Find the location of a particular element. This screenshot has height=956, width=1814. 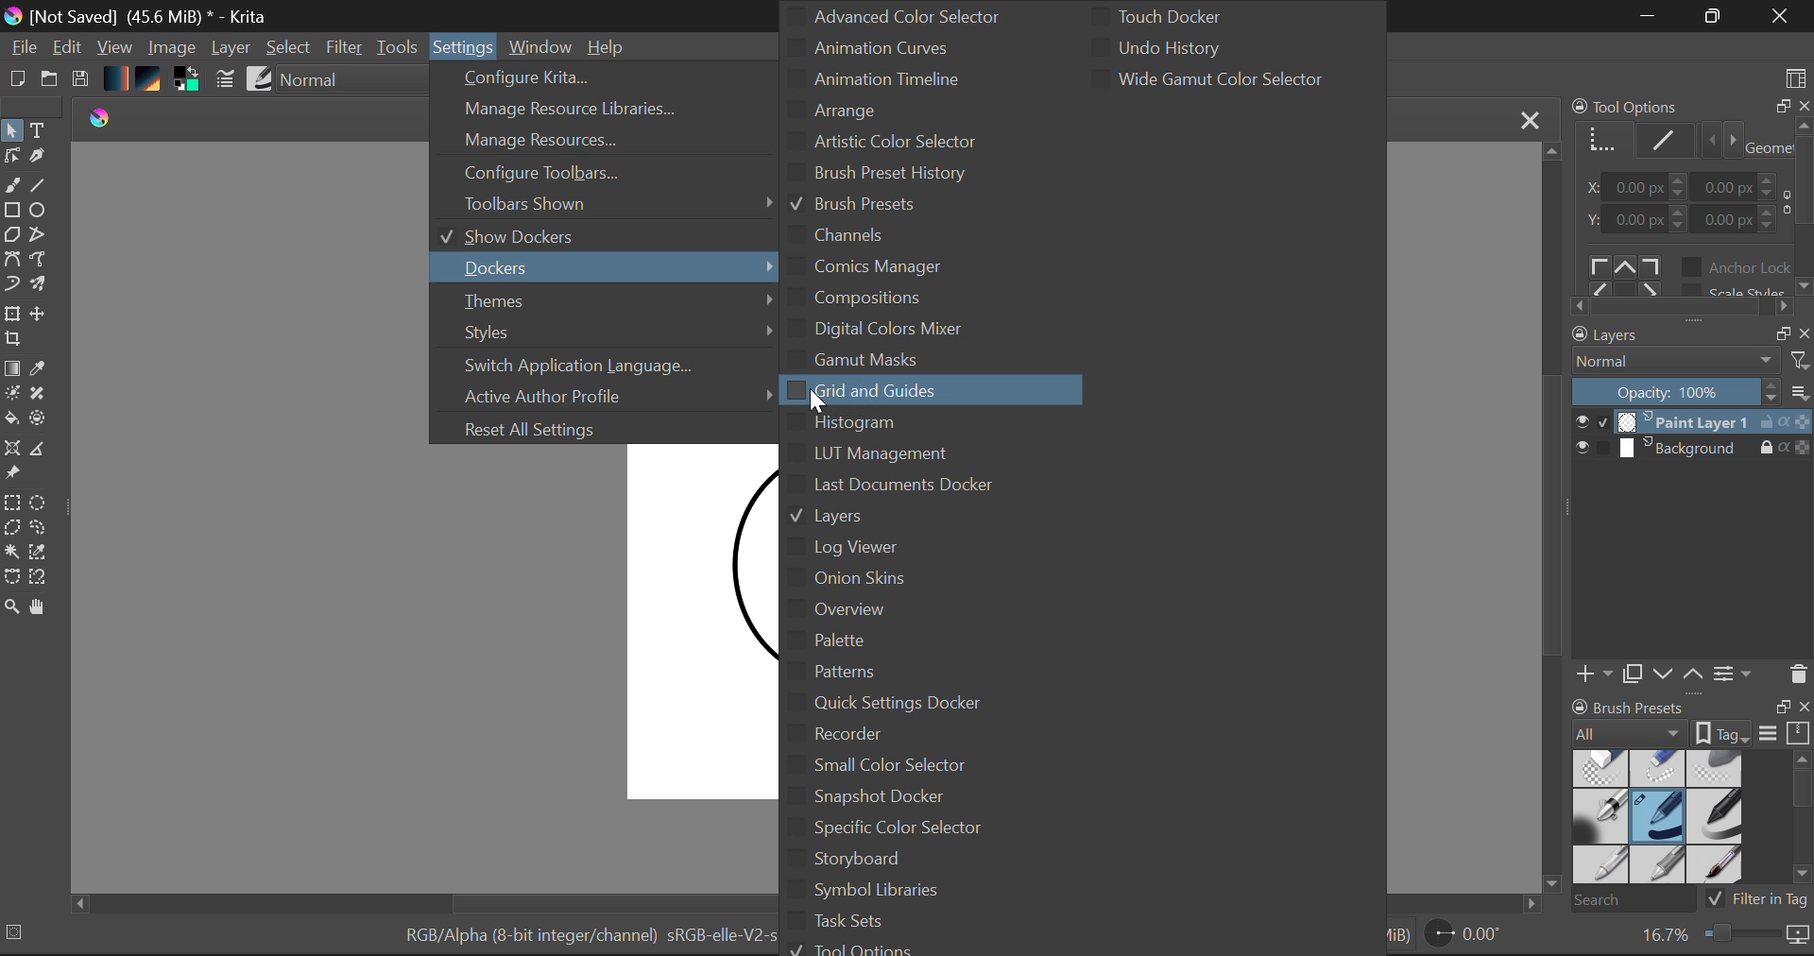

Manage Resource Libraries is located at coordinates (605, 109).